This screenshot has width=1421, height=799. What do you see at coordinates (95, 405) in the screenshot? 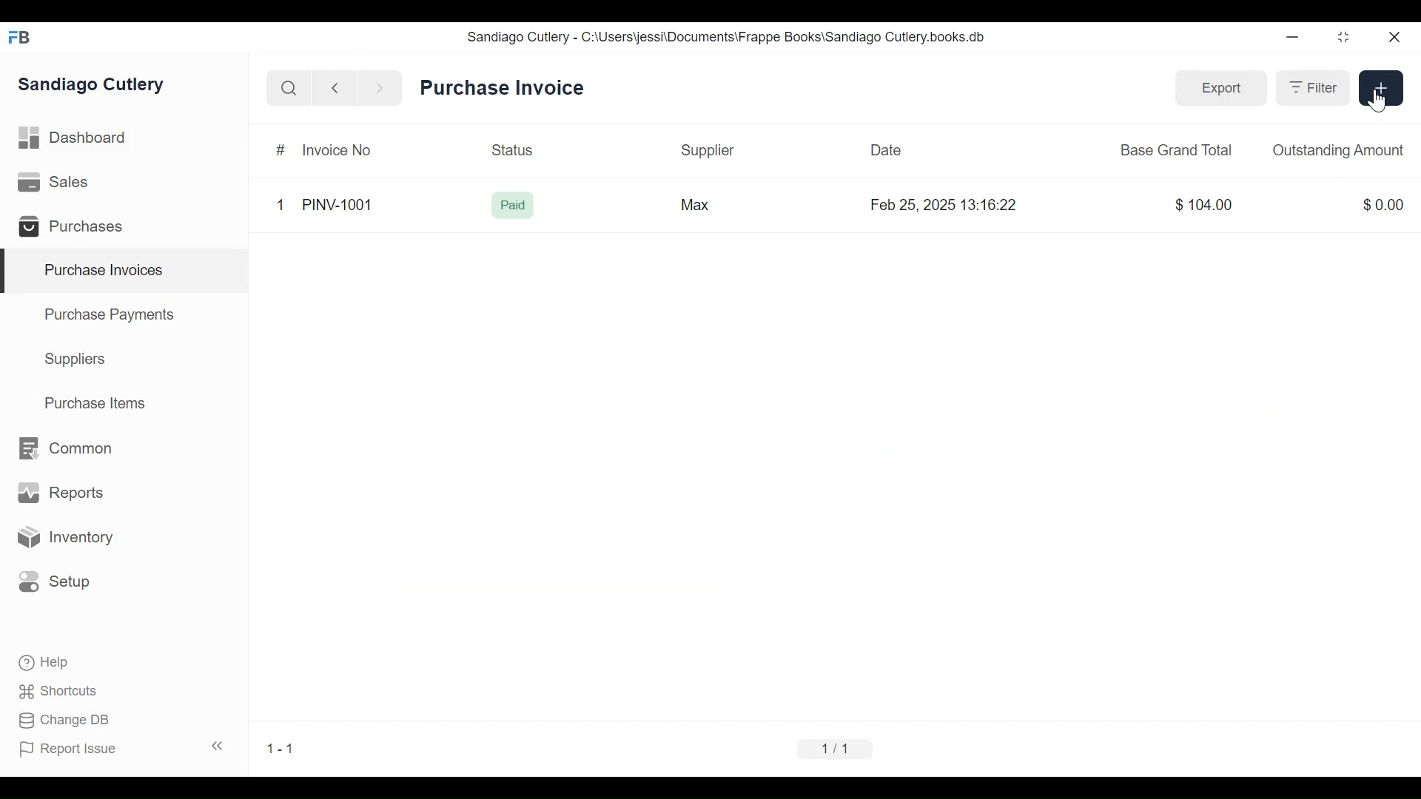
I see `Purchase Items` at bounding box center [95, 405].